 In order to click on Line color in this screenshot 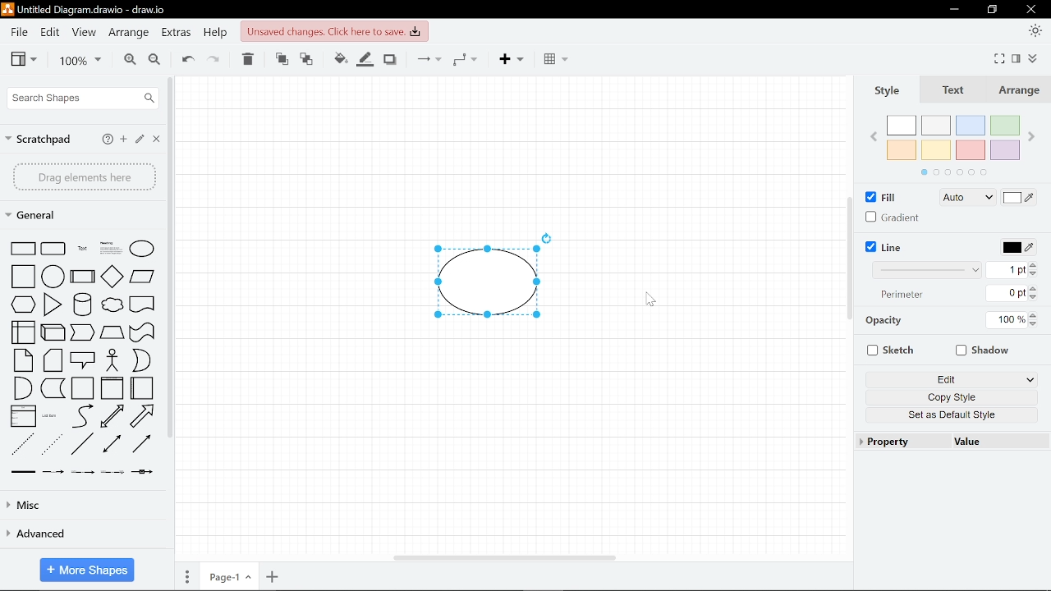, I will do `click(1013, 246)`.